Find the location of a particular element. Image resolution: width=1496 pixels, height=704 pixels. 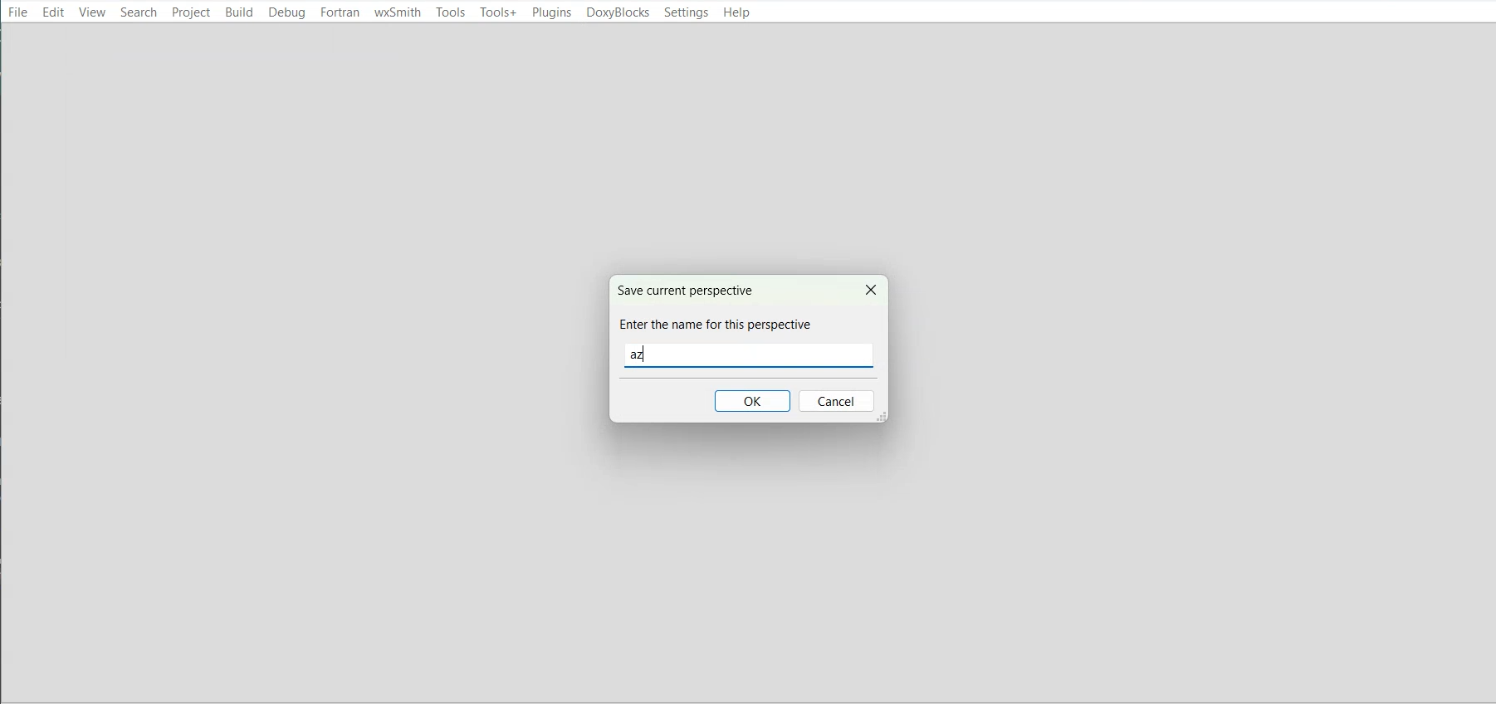

Cancel is located at coordinates (838, 402).